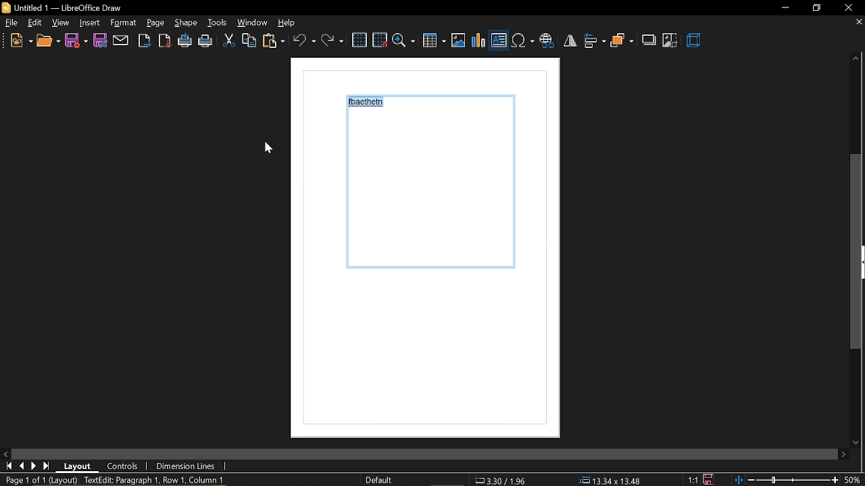 The width and height of the screenshot is (865, 486). What do you see at coordinates (35, 23) in the screenshot?
I see `edit` at bounding box center [35, 23].